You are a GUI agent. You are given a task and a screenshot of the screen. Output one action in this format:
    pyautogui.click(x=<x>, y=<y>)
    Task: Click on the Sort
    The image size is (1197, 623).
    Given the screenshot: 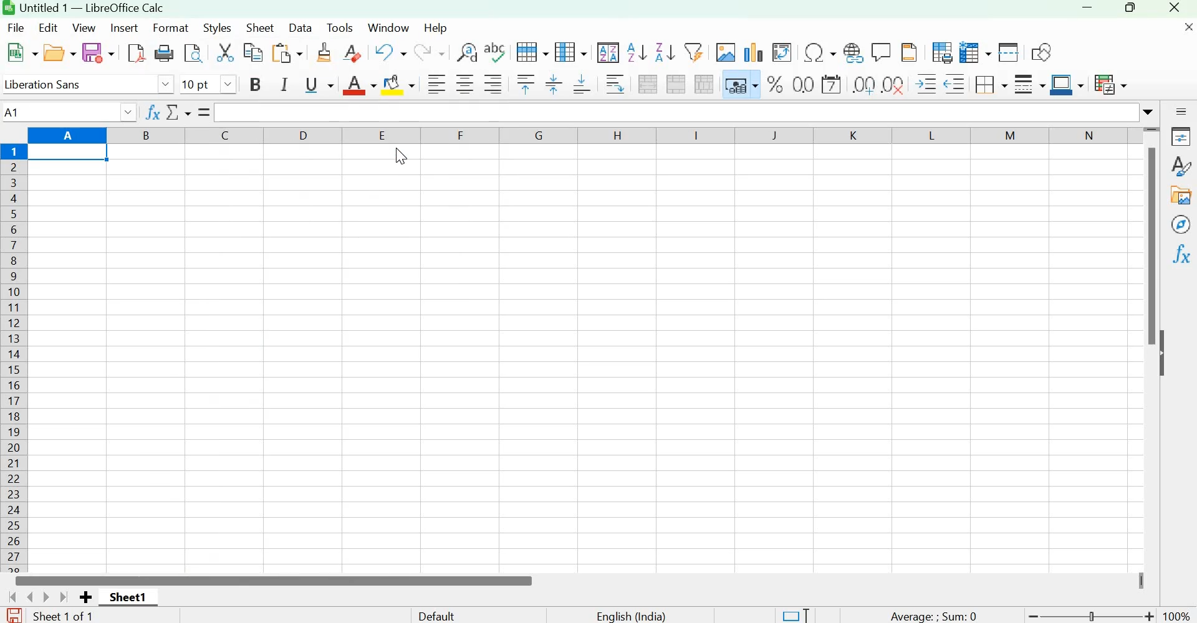 What is the action you would take?
    pyautogui.click(x=609, y=52)
    